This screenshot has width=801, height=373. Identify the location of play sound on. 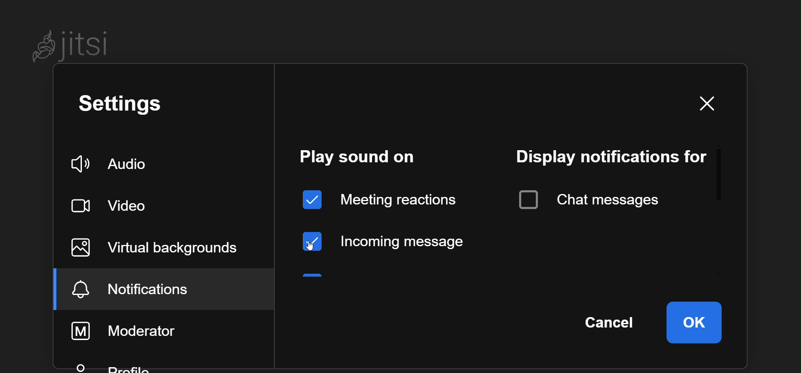
(358, 158).